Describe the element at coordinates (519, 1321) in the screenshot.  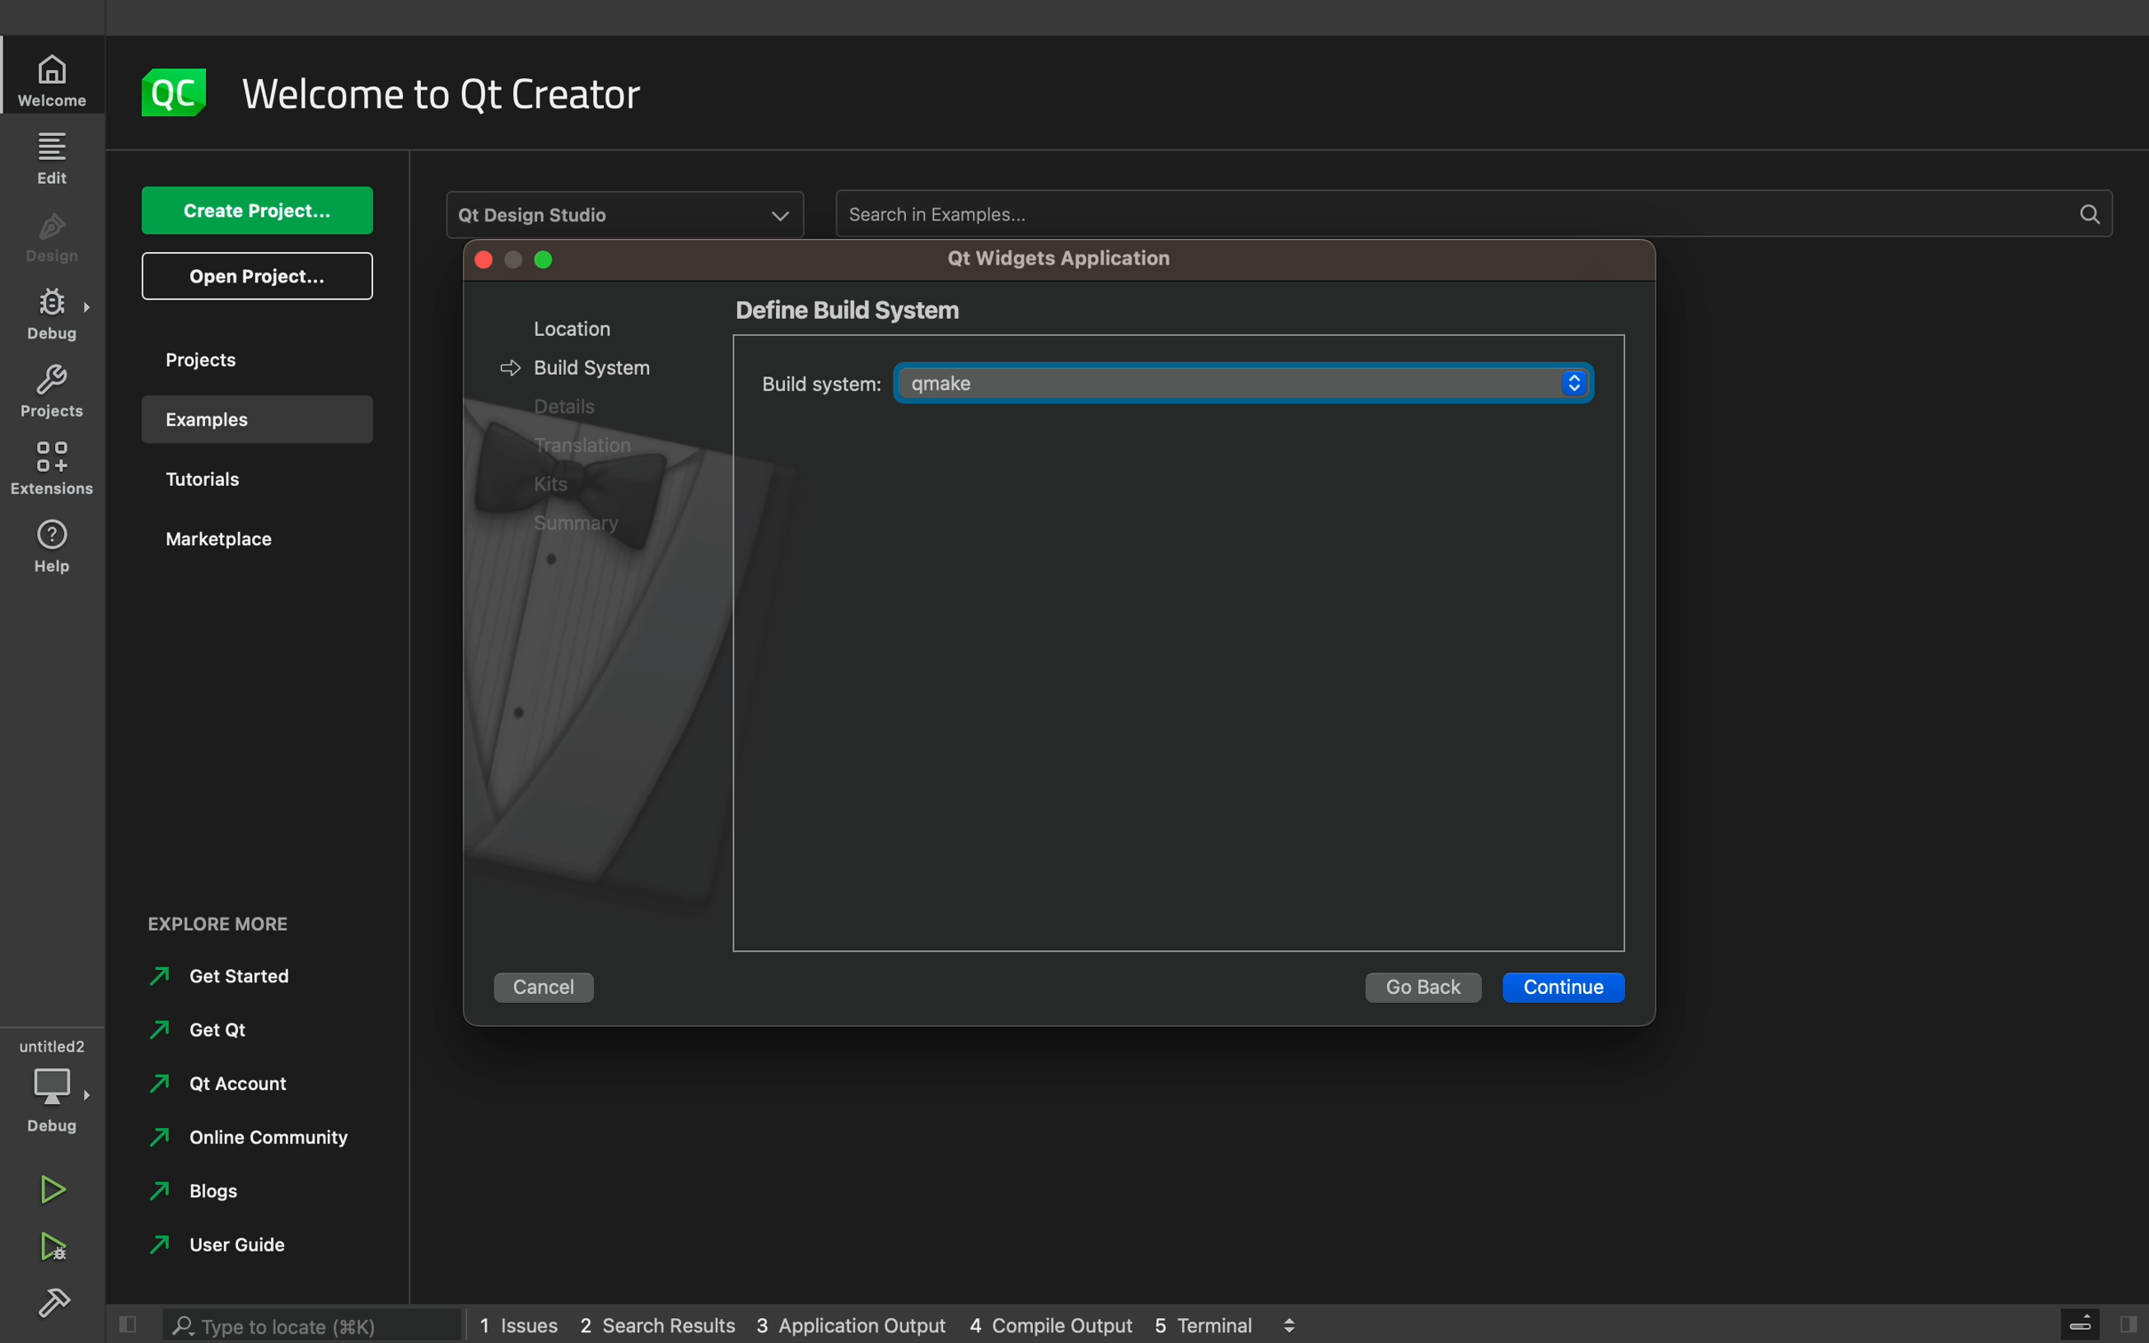
I see `1 issues` at that location.